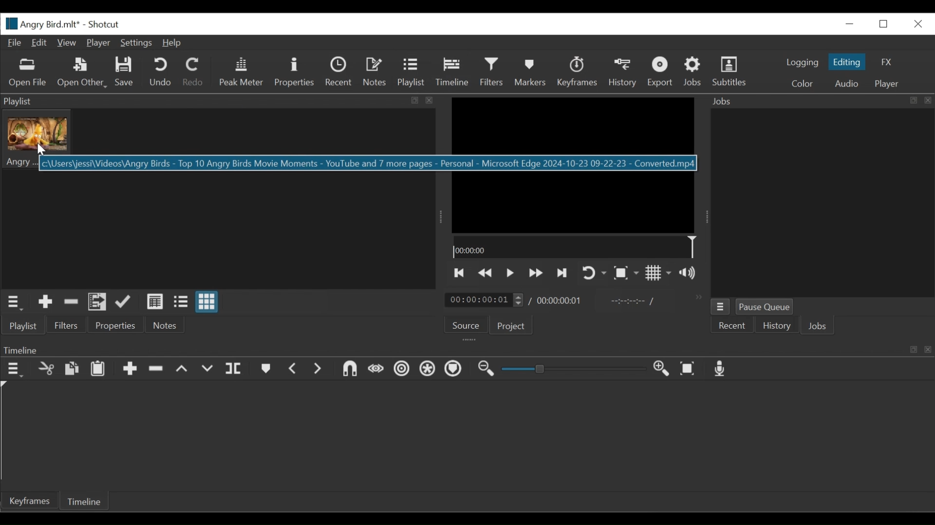 The height and width of the screenshot is (525, 935). Describe the element at coordinates (136, 43) in the screenshot. I see `Settings` at that location.